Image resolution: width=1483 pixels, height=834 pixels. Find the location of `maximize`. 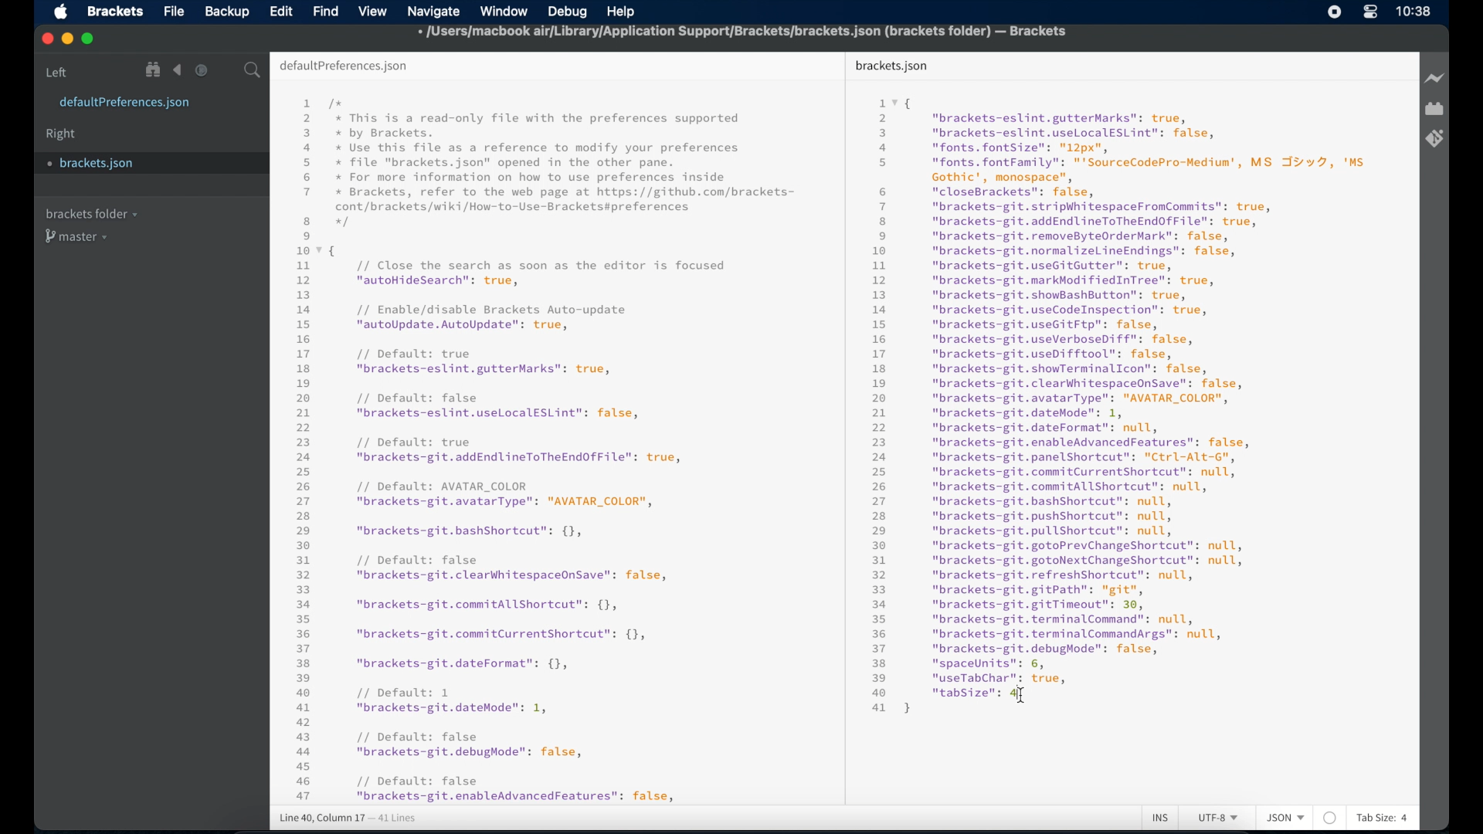

maximize is located at coordinates (89, 39).